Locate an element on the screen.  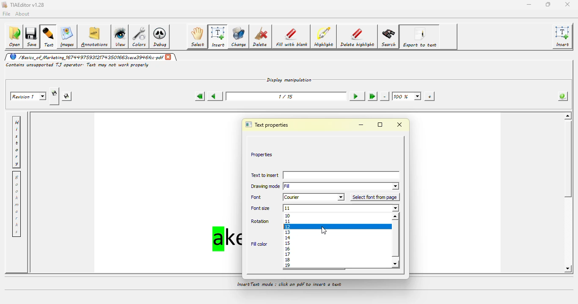
previous page is located at coordinates (214, 95).